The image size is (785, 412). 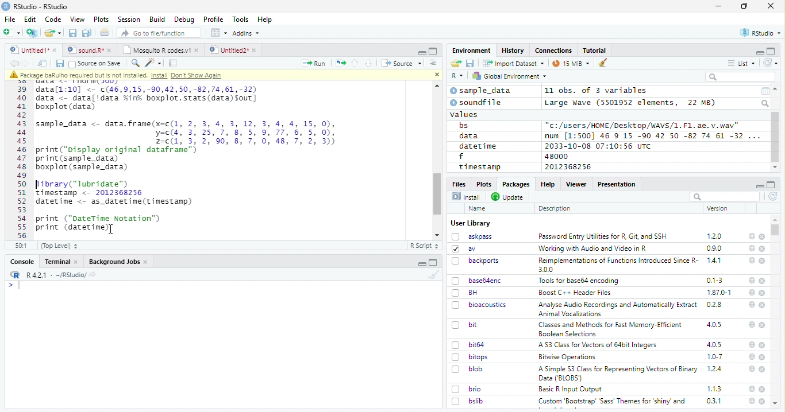 What do you see at coordinates (152, 63) in the screenshot?
I see `Code tools` at bounding box center [152, 63].